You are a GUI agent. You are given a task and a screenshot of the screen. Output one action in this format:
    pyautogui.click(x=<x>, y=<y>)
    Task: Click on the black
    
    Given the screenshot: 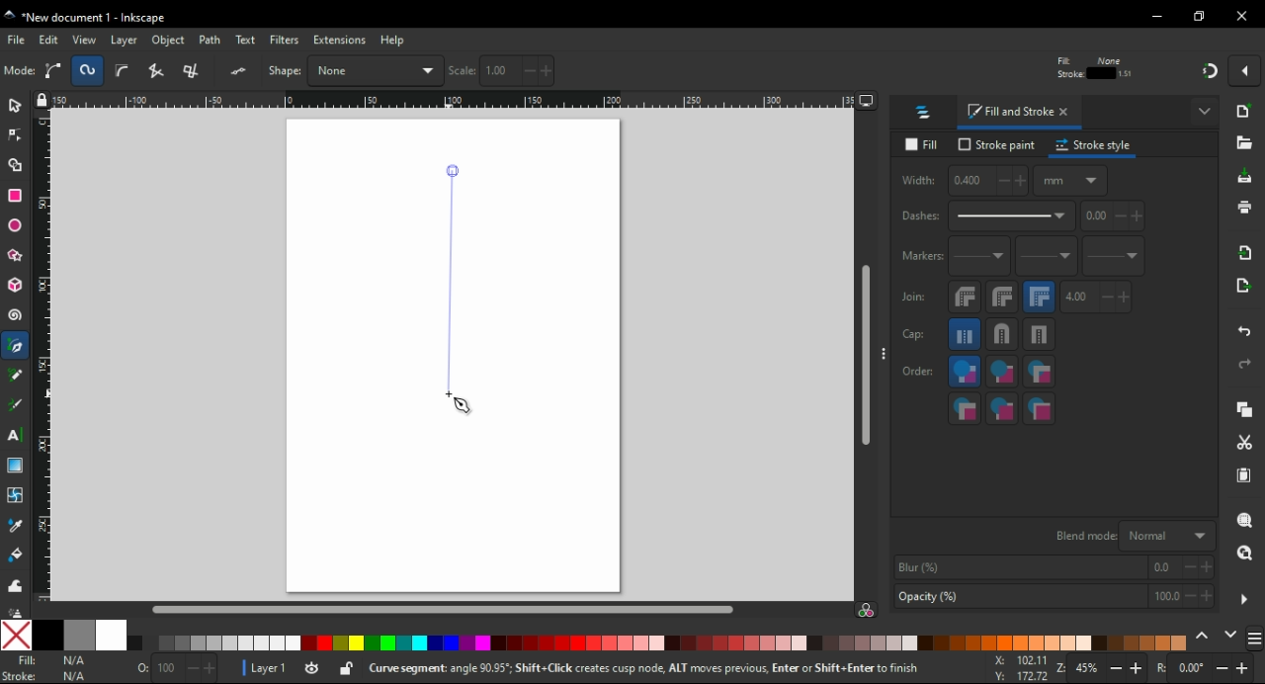 What is the action you would take?
    pyautogui.click(x=46, y=635)
    